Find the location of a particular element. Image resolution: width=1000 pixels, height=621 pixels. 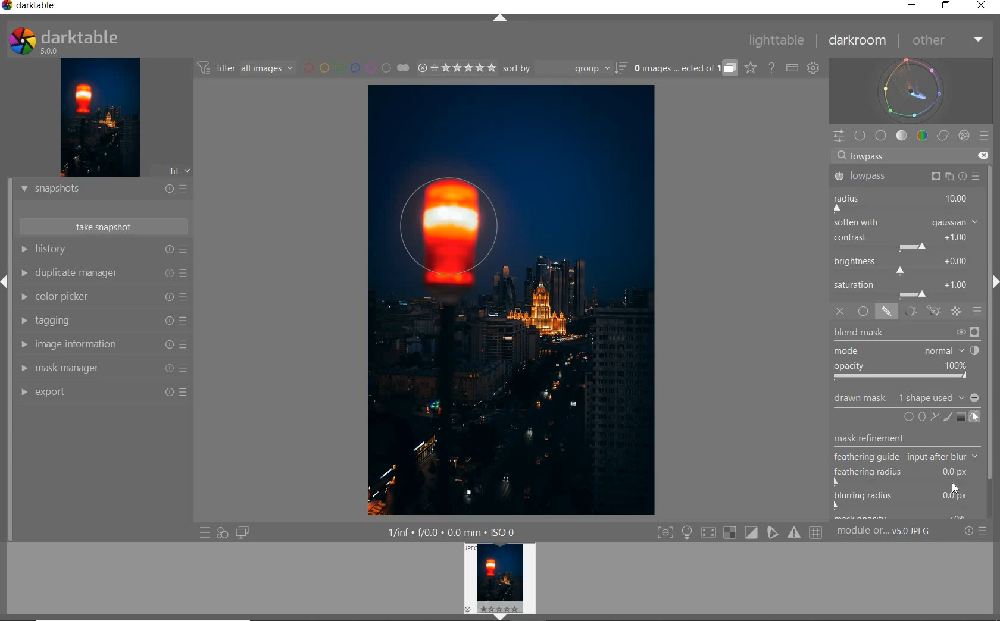

HELP ONLINE is located at coordinates (771, 67).